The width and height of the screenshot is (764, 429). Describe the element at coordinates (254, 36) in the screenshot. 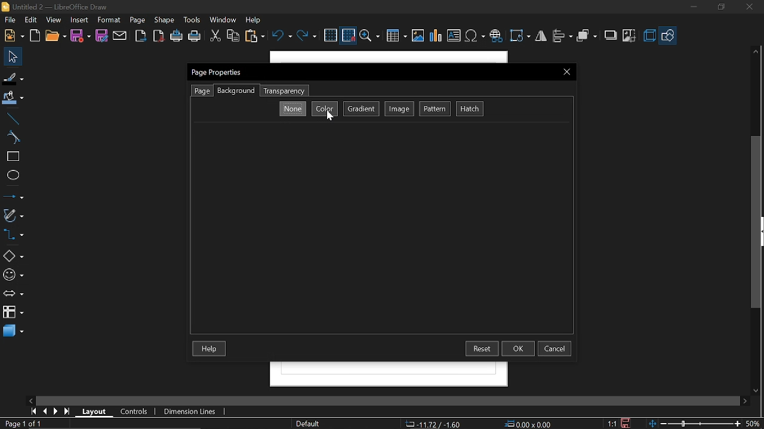

I see `Paste` at that location.